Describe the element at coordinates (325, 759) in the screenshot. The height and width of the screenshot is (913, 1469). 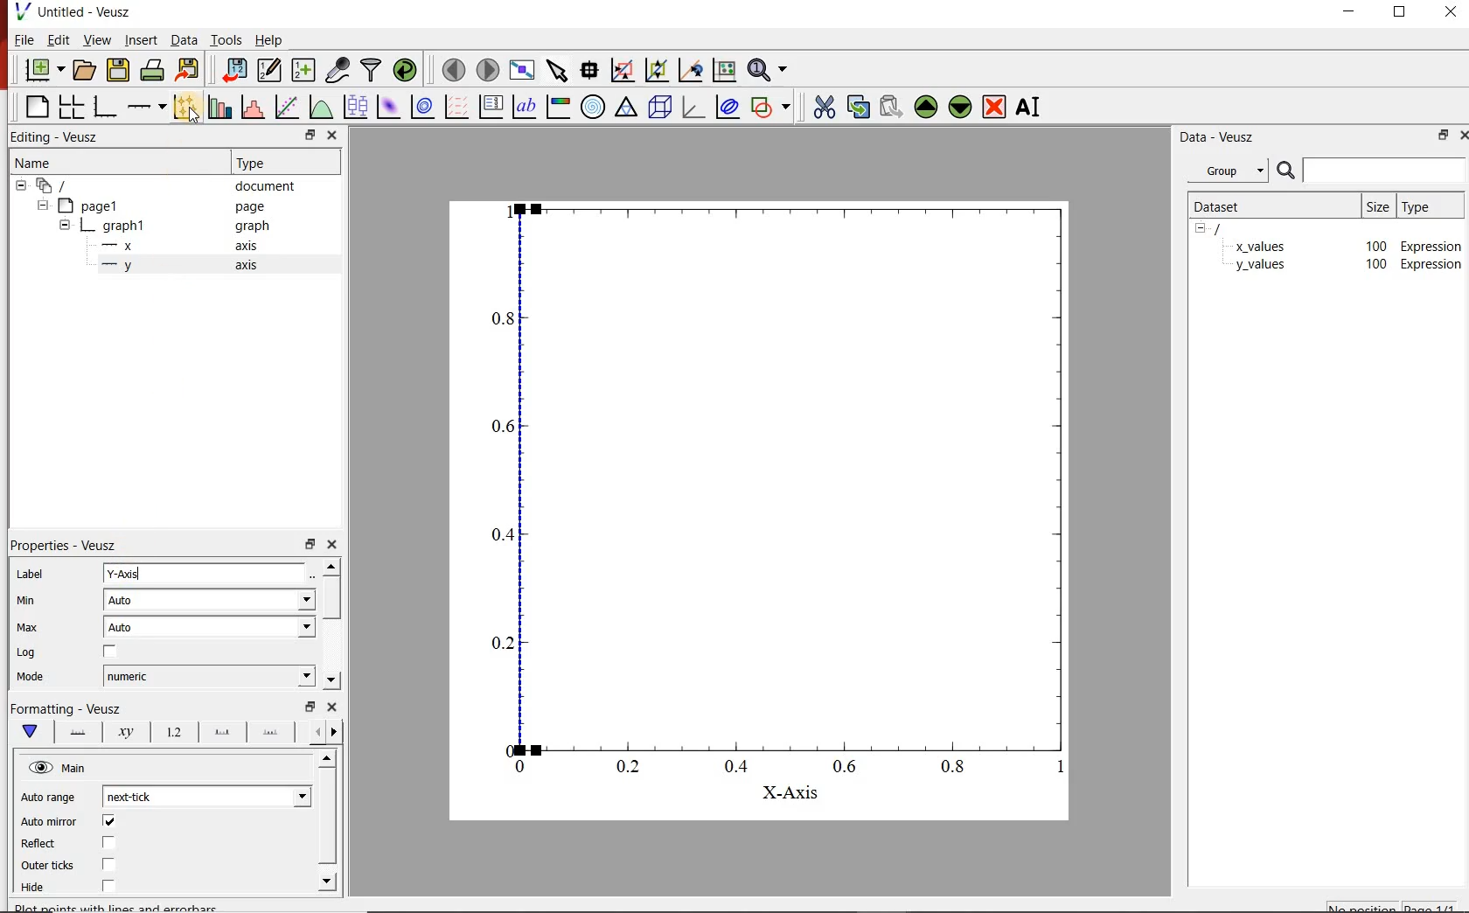
I see `move up` at that location.